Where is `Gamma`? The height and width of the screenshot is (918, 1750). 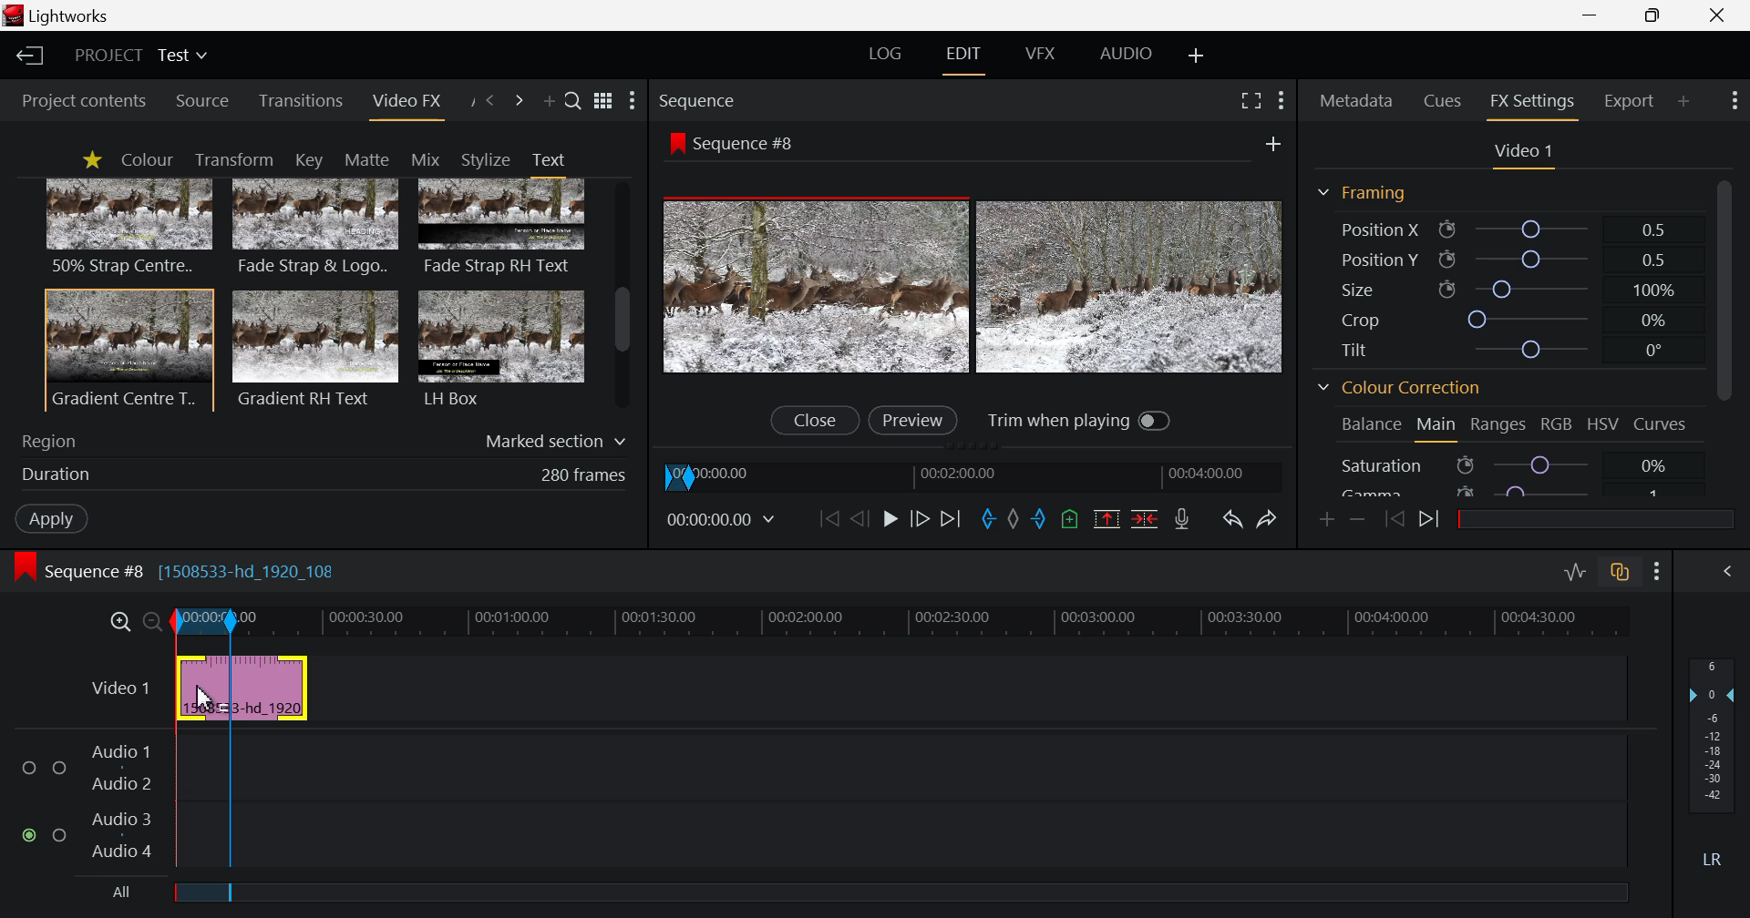
Gamma is located at coordinates (1502, 489).